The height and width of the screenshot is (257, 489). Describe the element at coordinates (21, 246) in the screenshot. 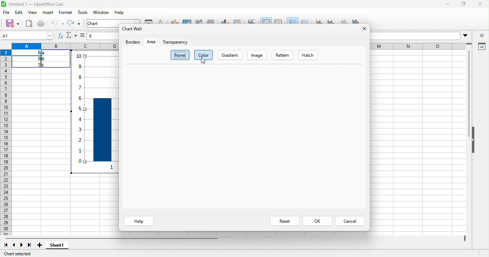

I see `next` at that location.